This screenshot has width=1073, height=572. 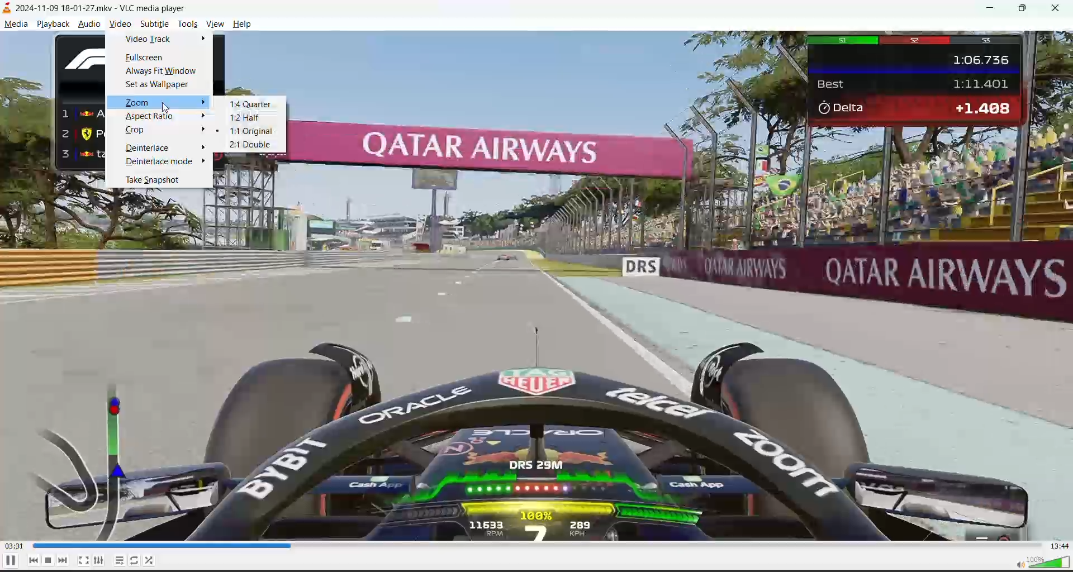 What do you see at coordinates (216, 24) in the screenshot?
I see `view` at bounding box center [216, 24].